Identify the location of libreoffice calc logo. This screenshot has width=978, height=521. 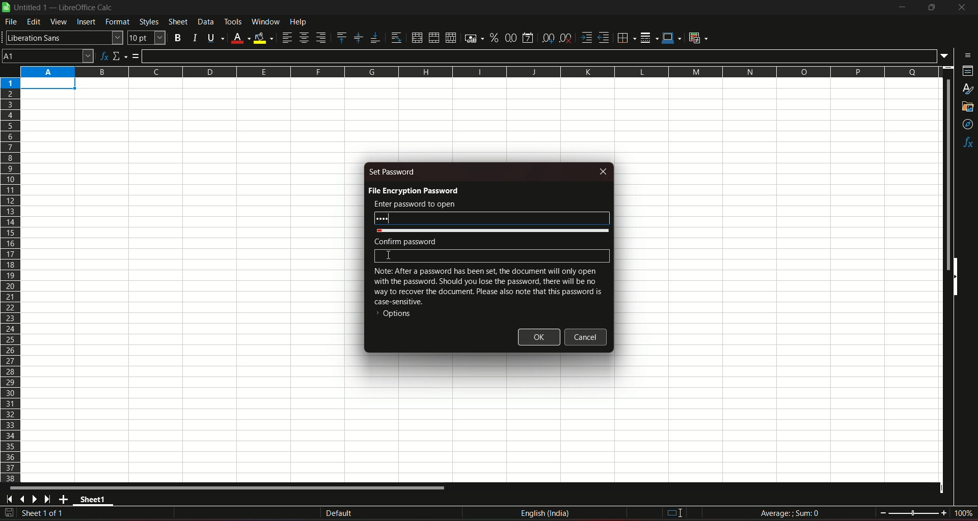
(6, 8).